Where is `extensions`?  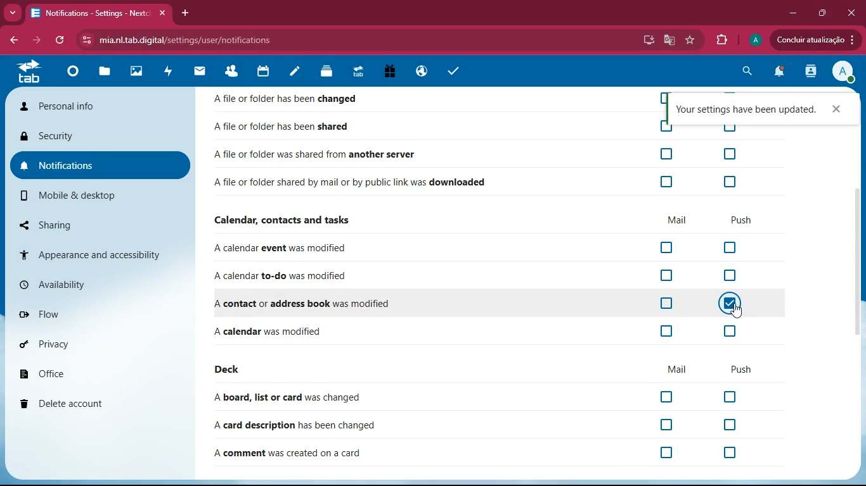
extensions is located at coordinates (723, 40).